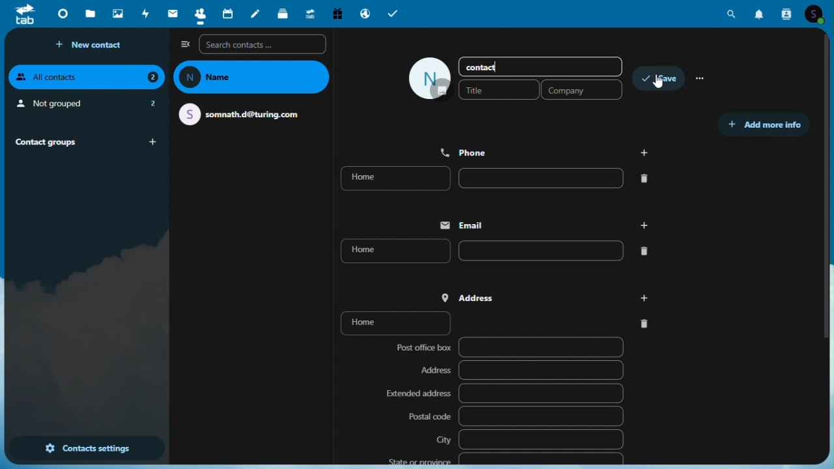 The image size is (834, 469). What do you see at coordinates (90, 16) in the screenshot?
I see `Files` at bounding box center [90, 16].